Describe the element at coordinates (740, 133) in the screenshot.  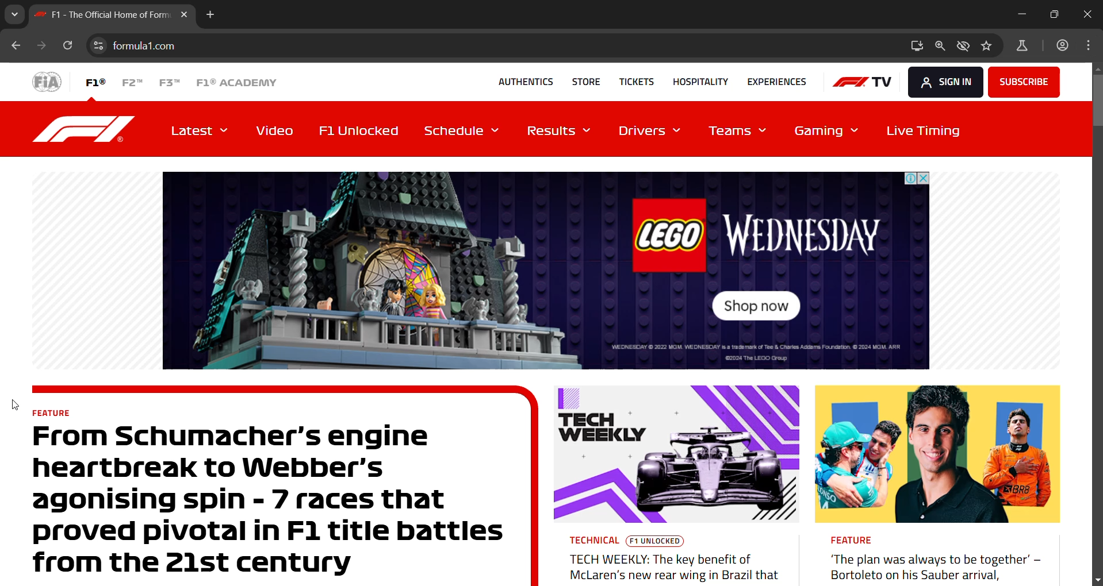
I see `Teams` at that location.